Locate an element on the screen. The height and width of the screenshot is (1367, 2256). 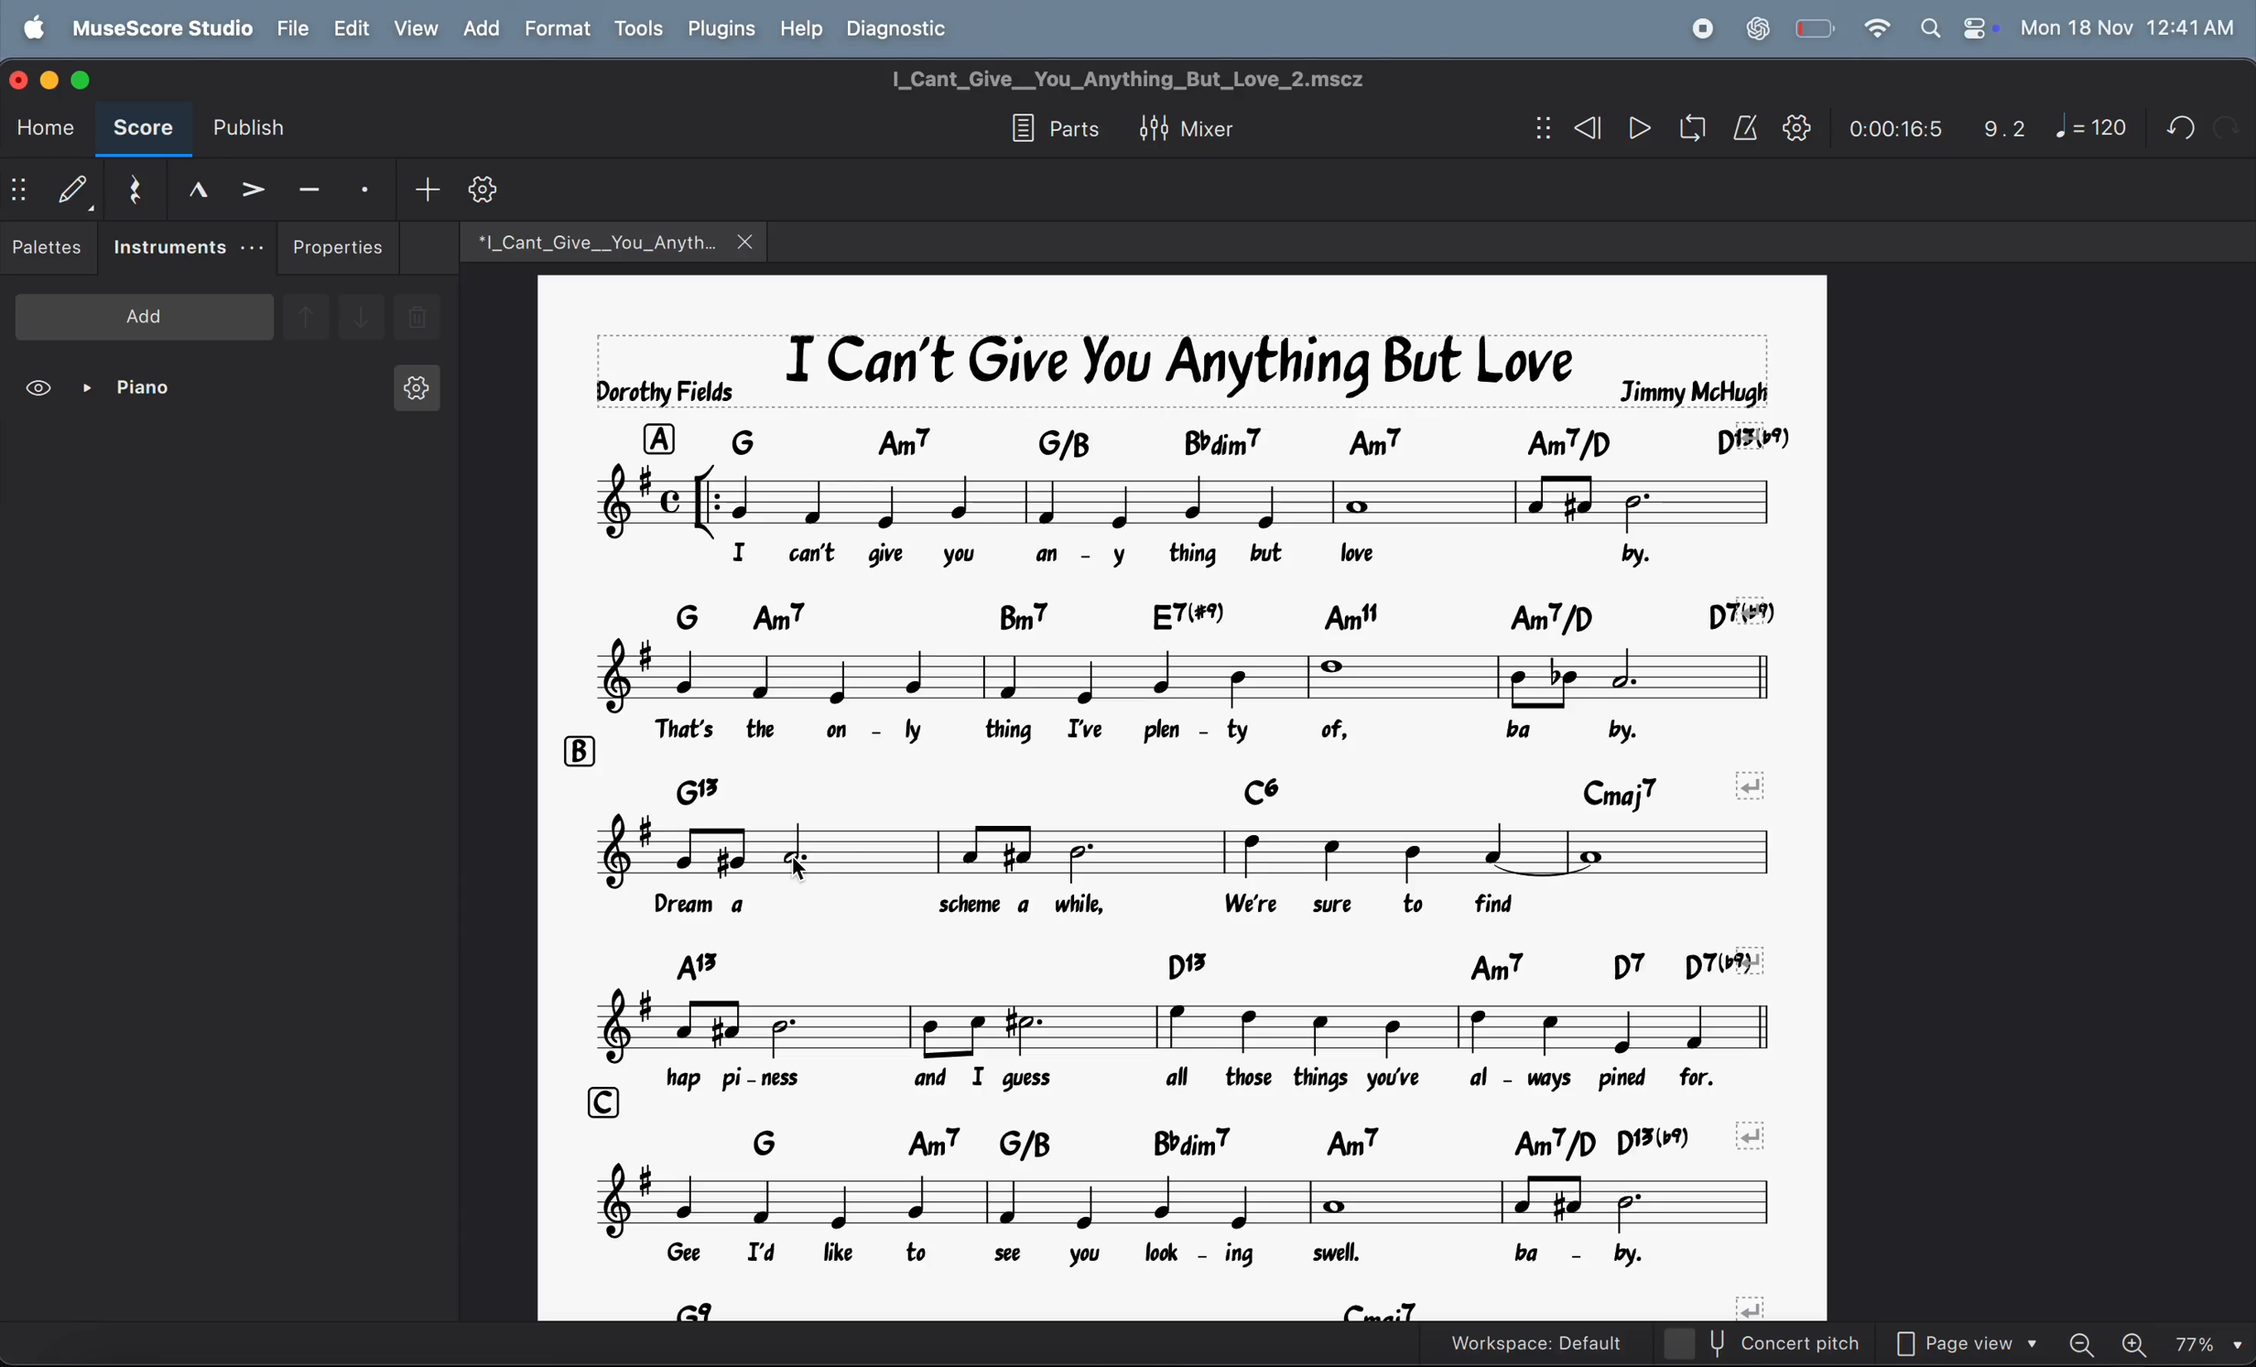
piano is located at coordinates (126, 385).